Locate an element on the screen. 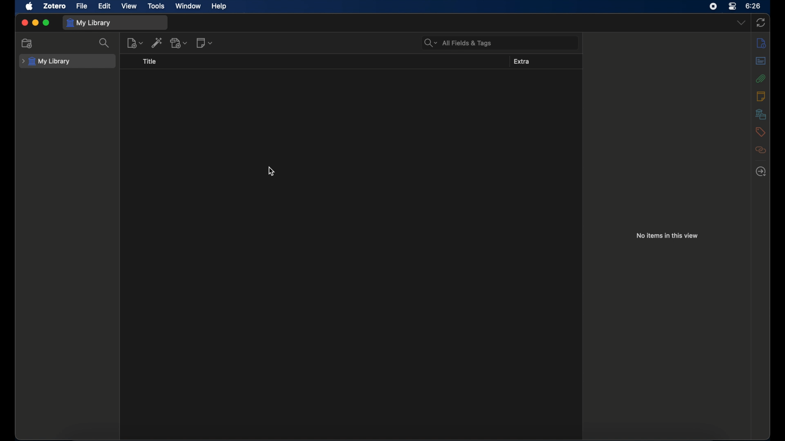 This screenshot has height=441, width=785. edit is located at coordinates (105, 6).